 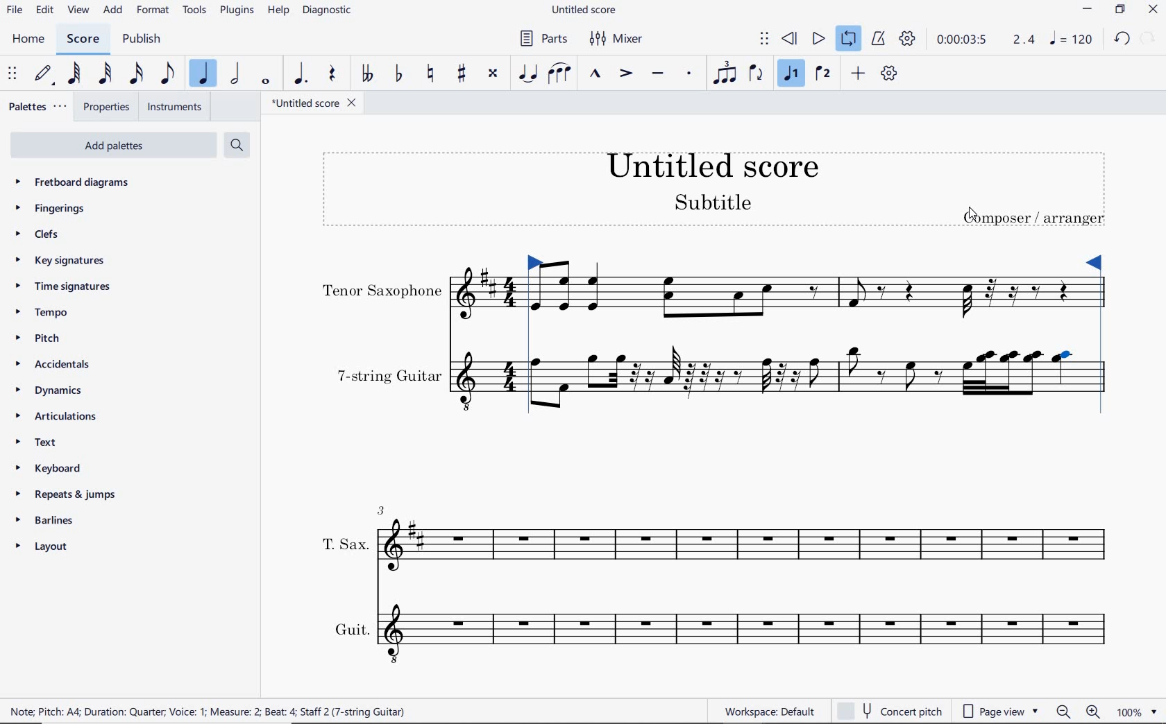 I want to click on cursor, so click(x=970, y=218).